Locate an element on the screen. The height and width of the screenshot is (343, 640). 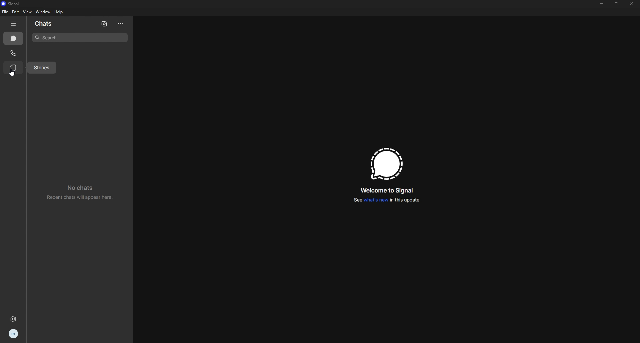
window is located at coordinates (43, 12).